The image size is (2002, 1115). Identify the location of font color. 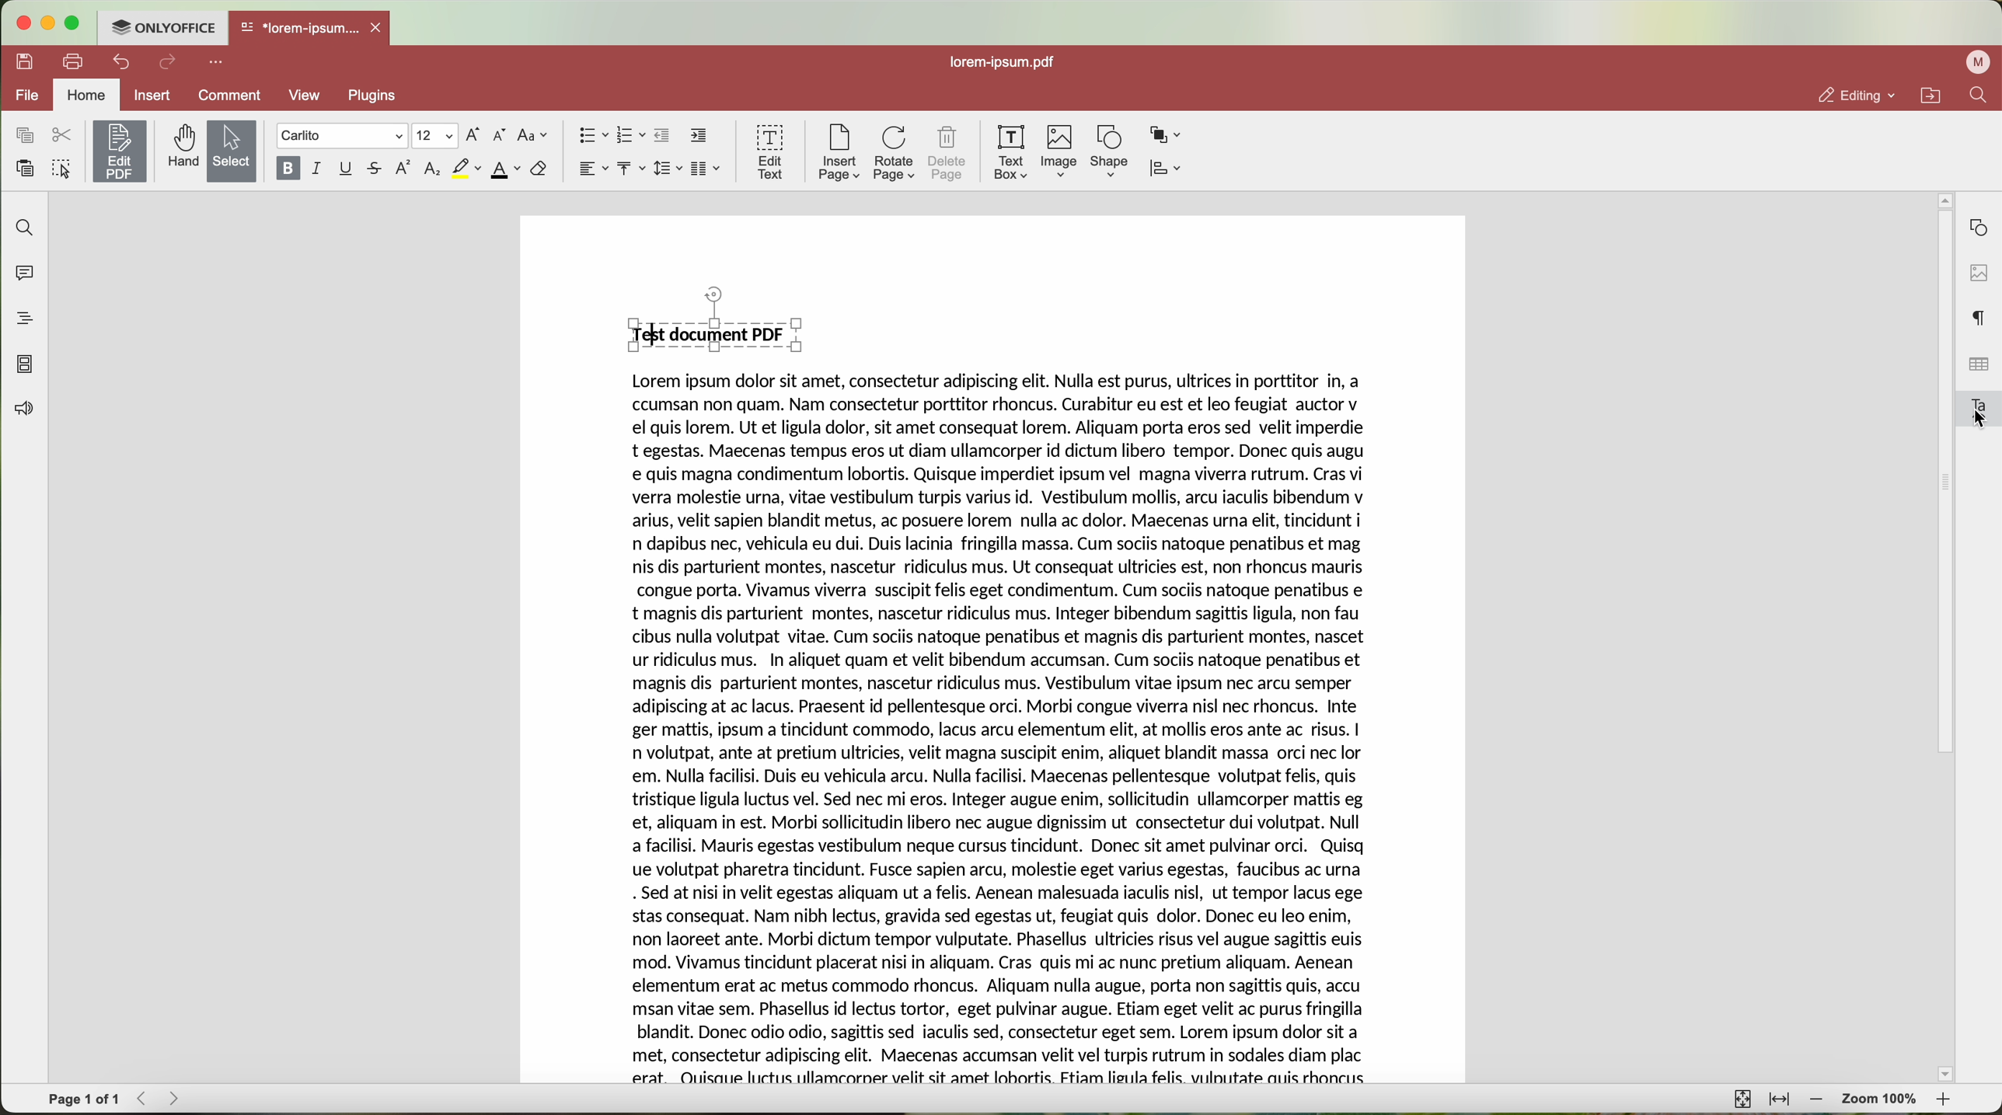
(505, 170).